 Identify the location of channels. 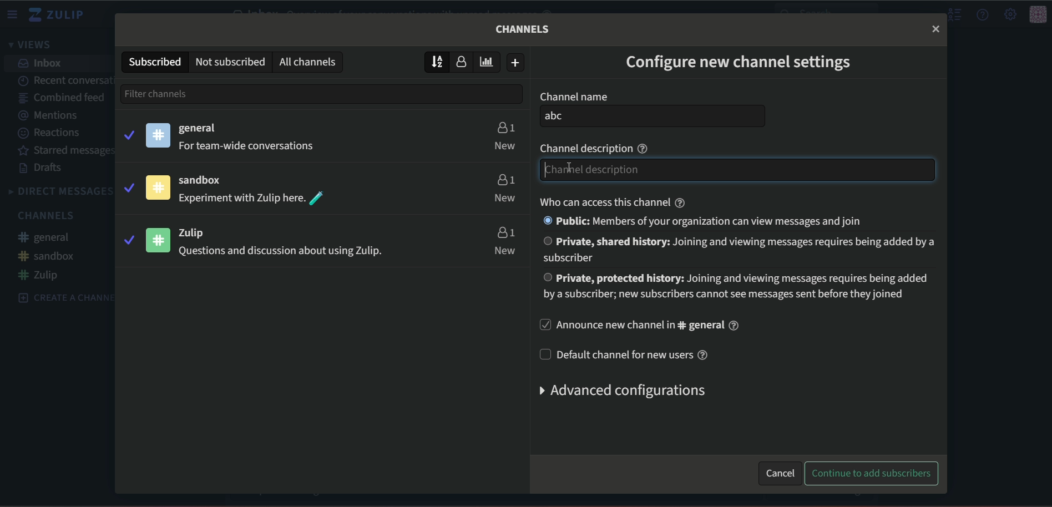
(524, 29).